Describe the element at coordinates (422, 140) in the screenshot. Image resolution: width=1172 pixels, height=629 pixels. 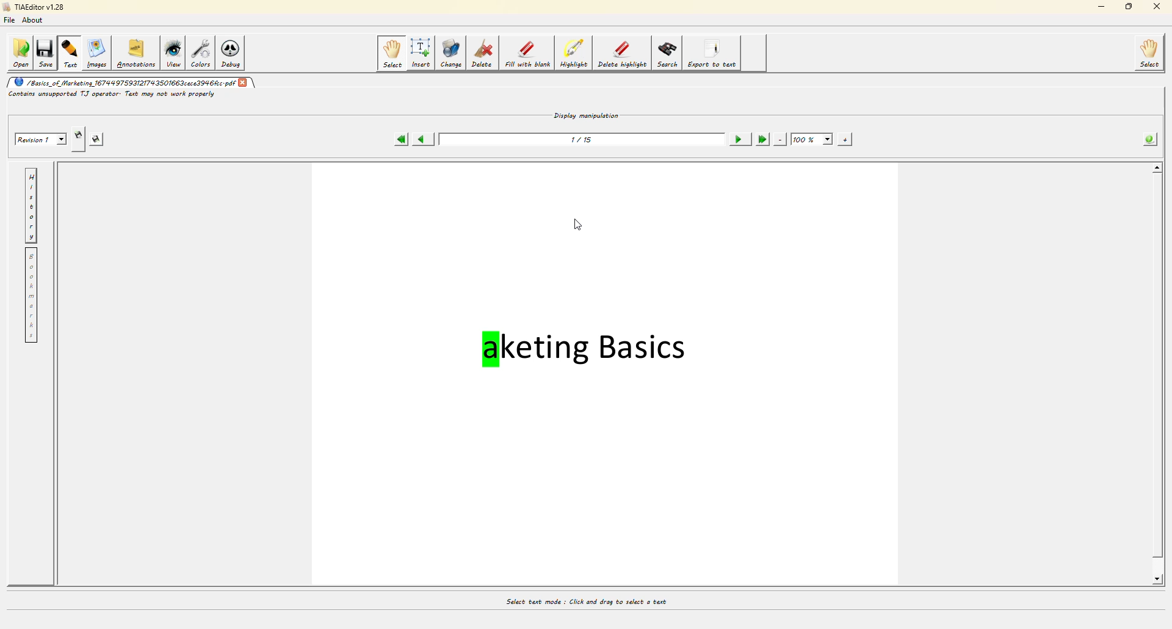
I see `previous page` at that location.